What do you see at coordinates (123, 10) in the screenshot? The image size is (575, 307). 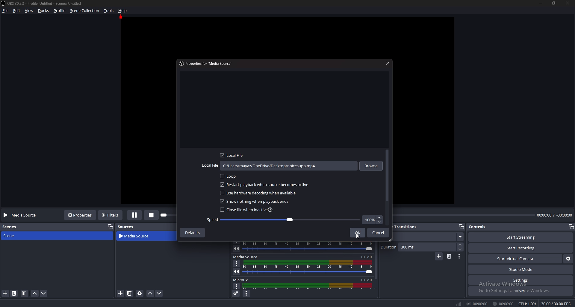 I see `help` at bounding box center [123, 10].